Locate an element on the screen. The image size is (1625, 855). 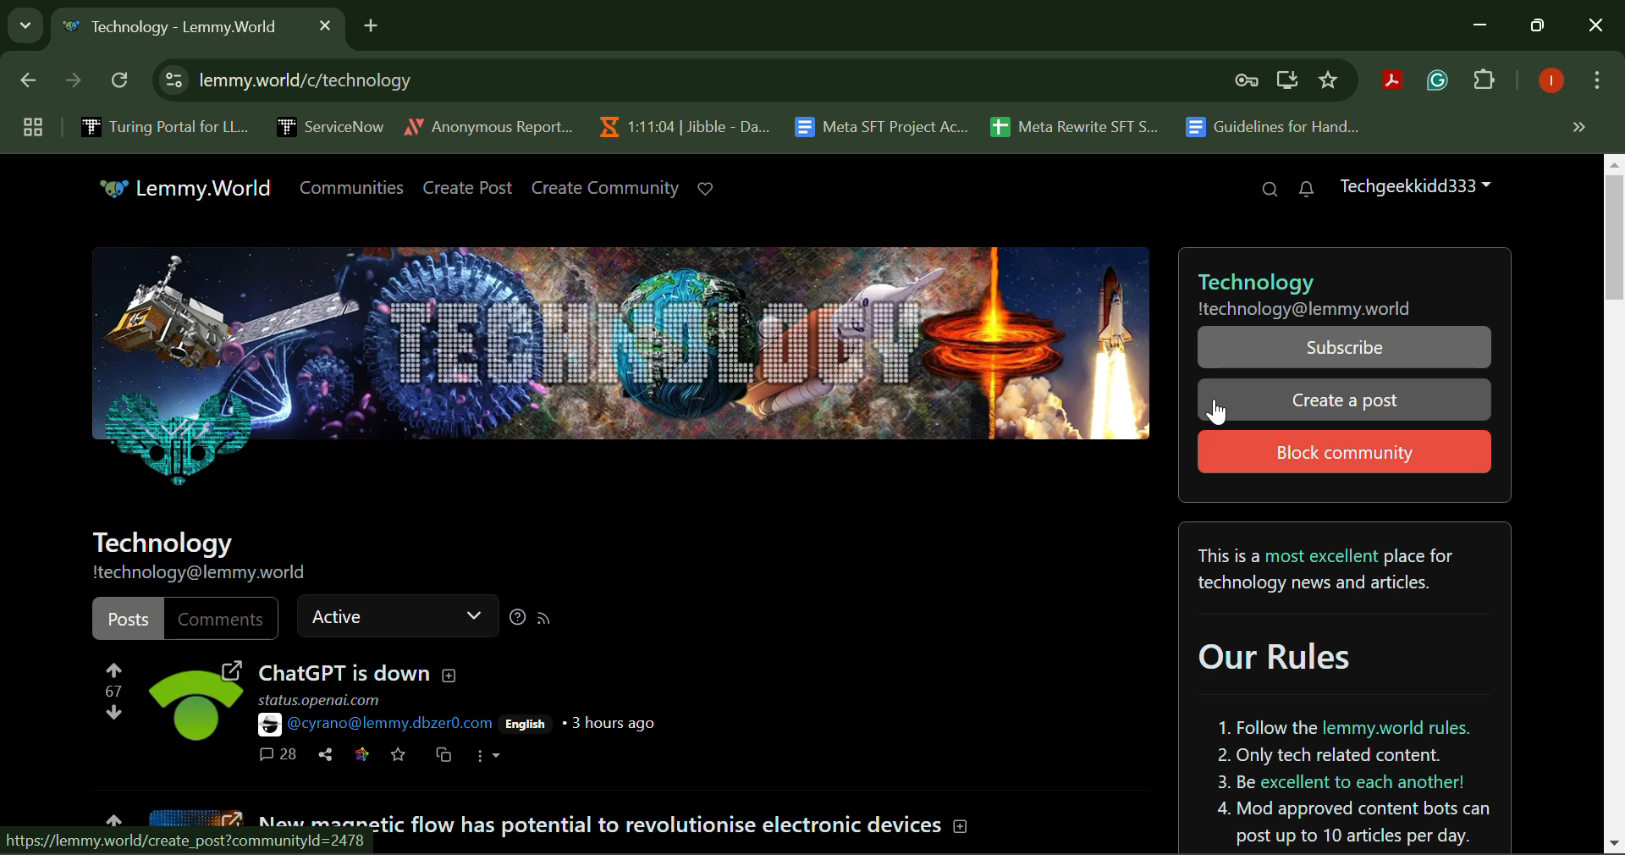
Community Address is located at coordinates (203, 575).